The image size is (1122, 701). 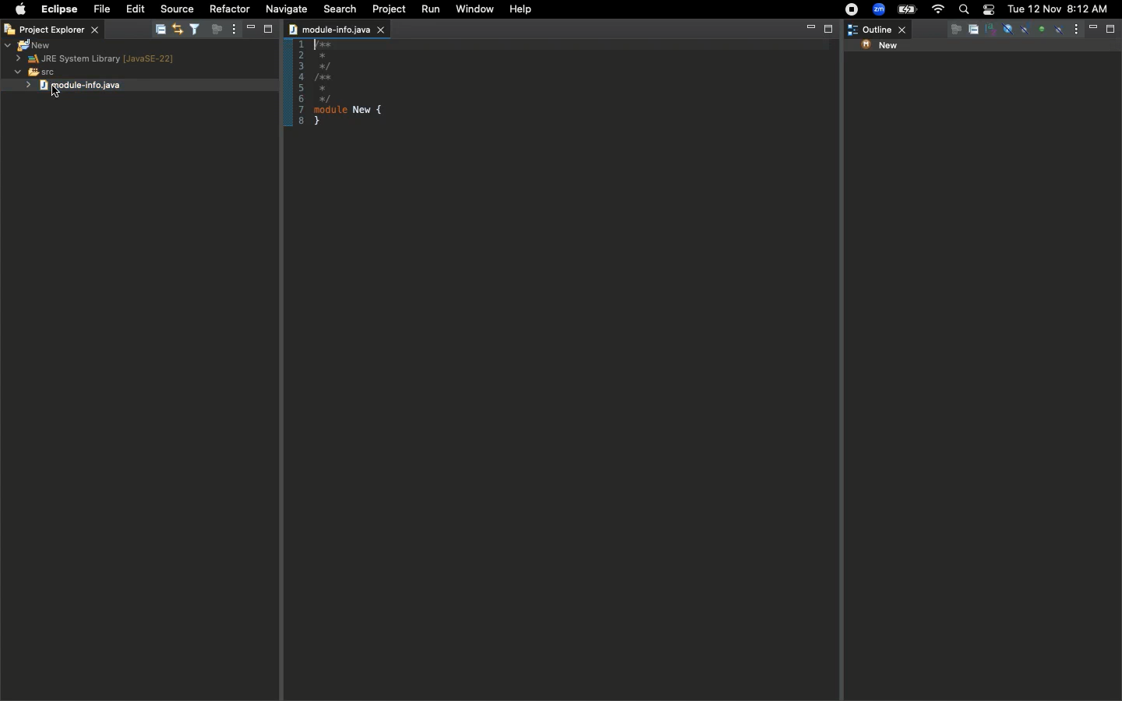 What do you see at coordinates (988, 10) in the screenshot?
I see `Notification` at bounding box center [988, 10].